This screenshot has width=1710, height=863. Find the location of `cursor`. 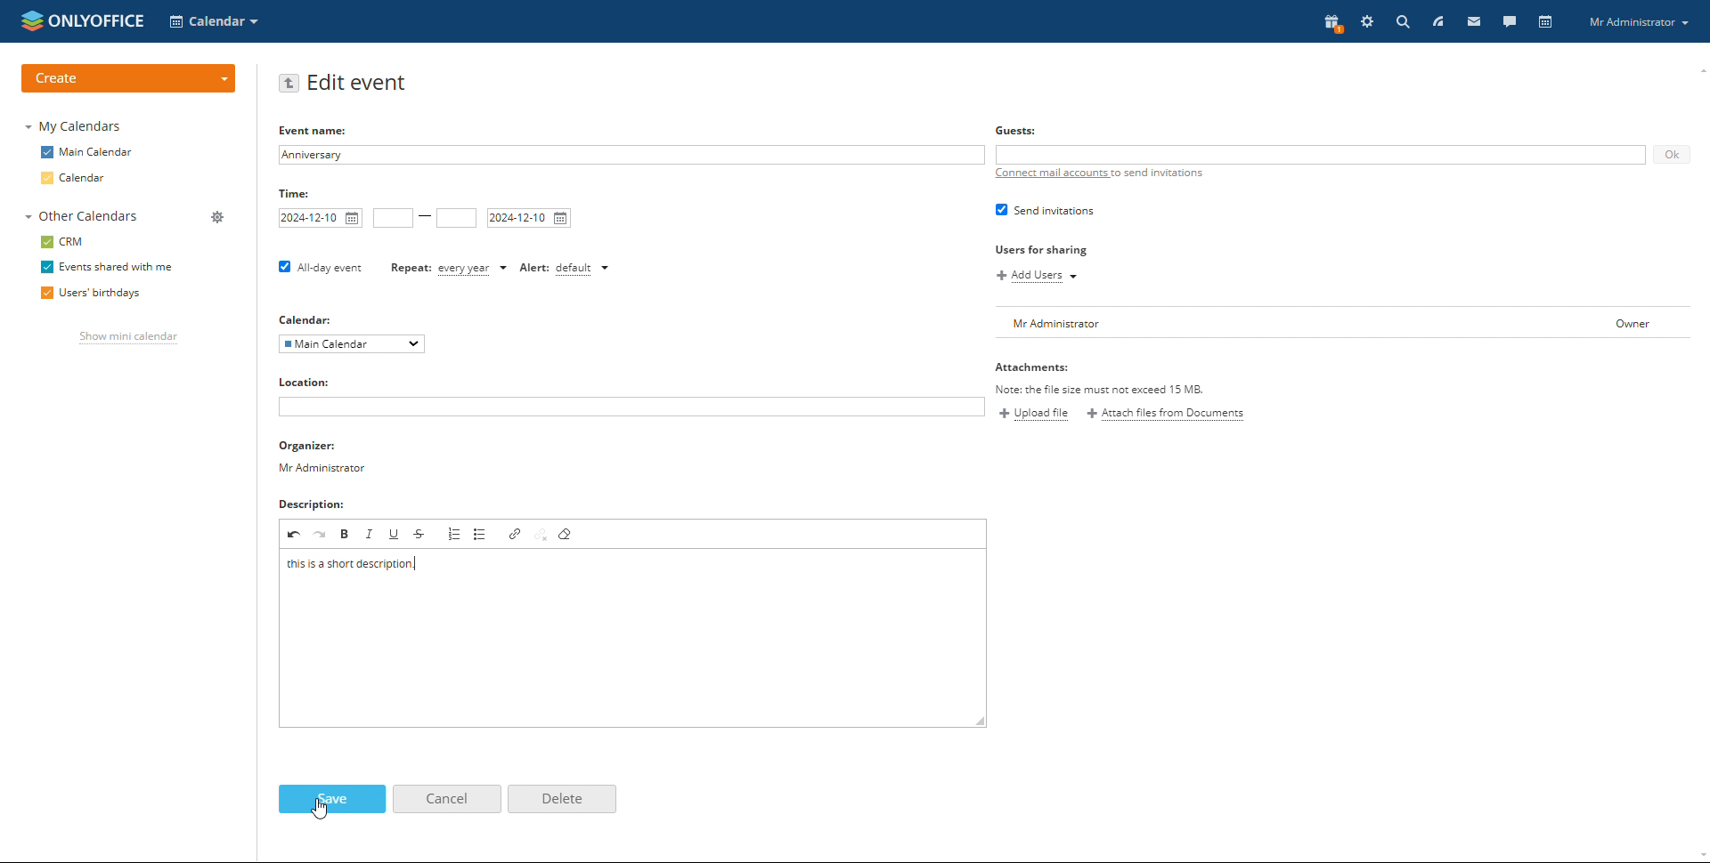

cursor is located at coordinates (323, 810).